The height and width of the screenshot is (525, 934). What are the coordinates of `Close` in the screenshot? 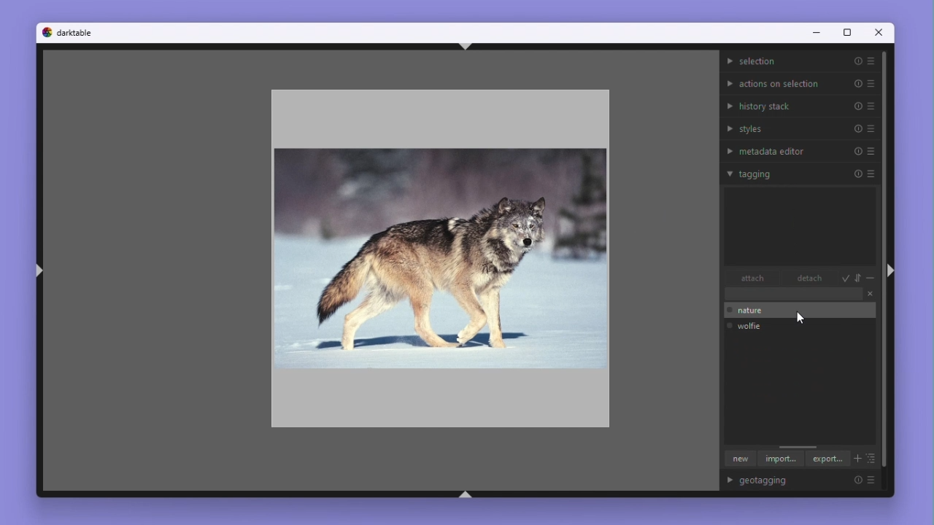 It's located at (870, 295).